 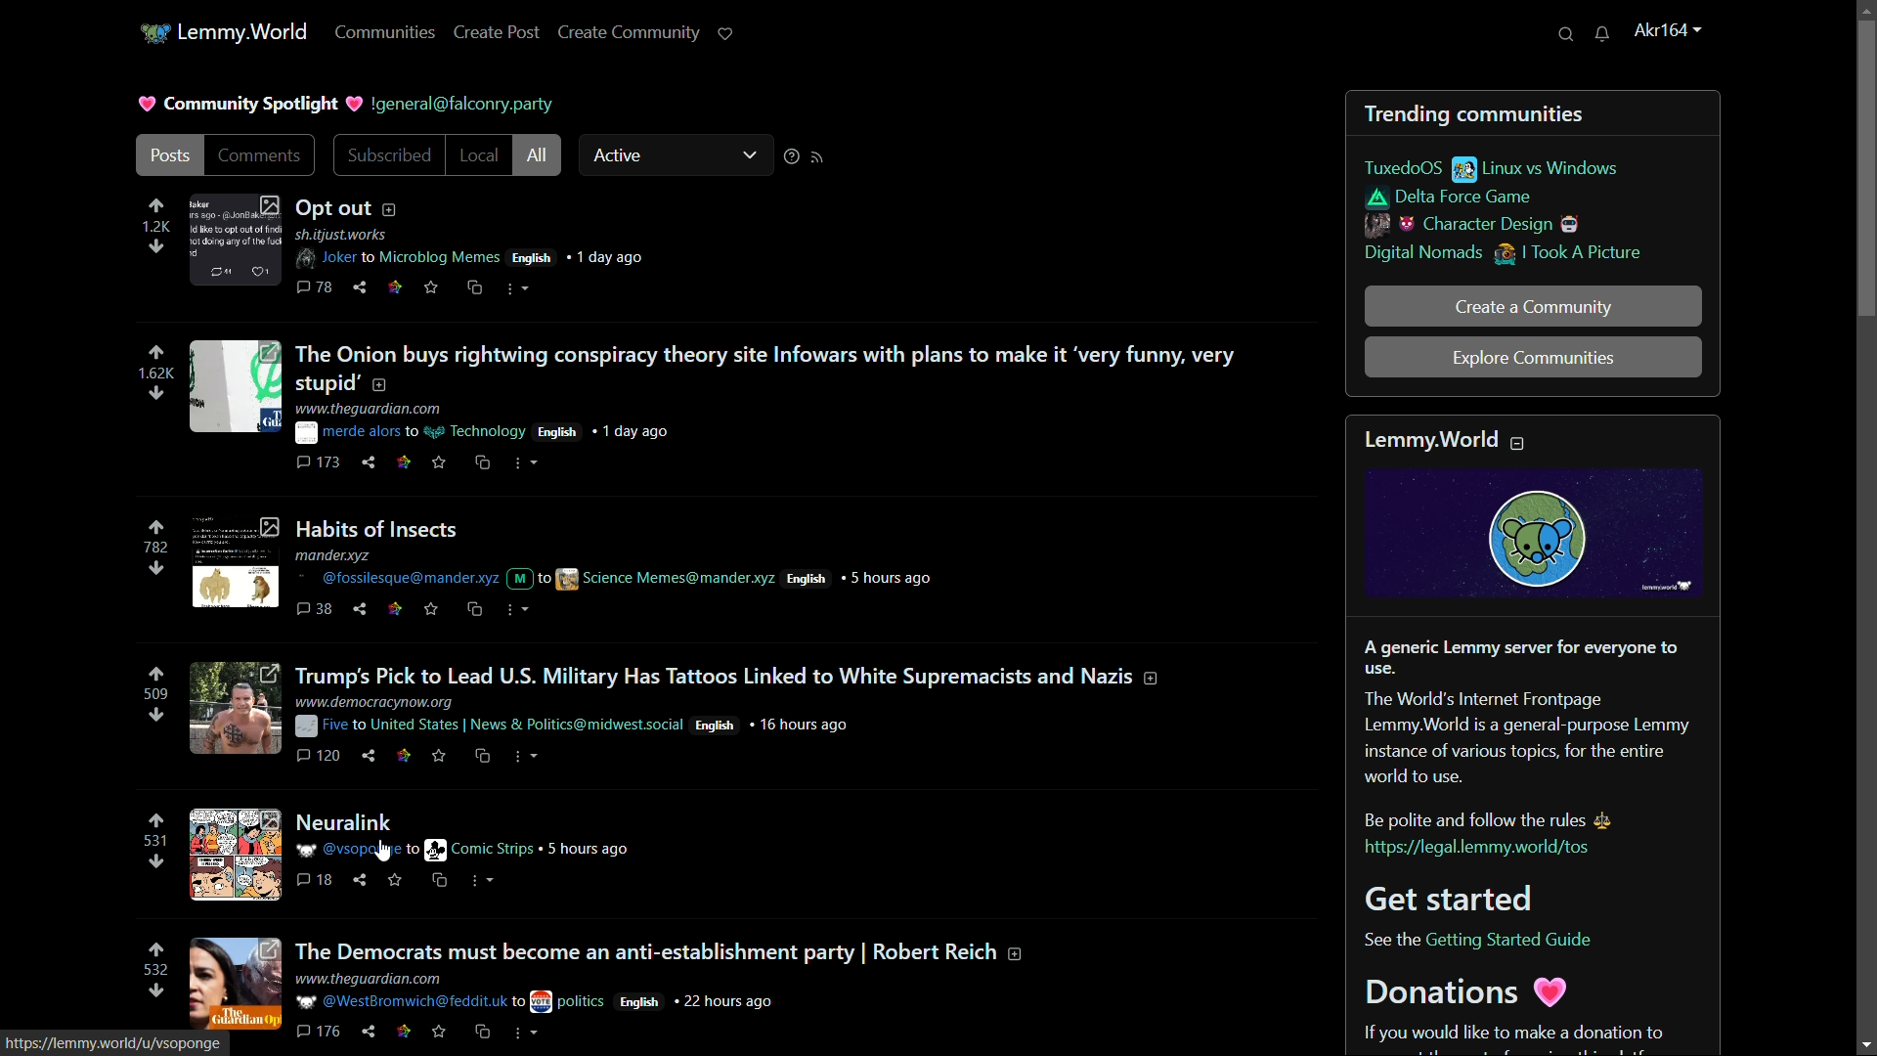 I want to click on image, so click(x=238, y=979).